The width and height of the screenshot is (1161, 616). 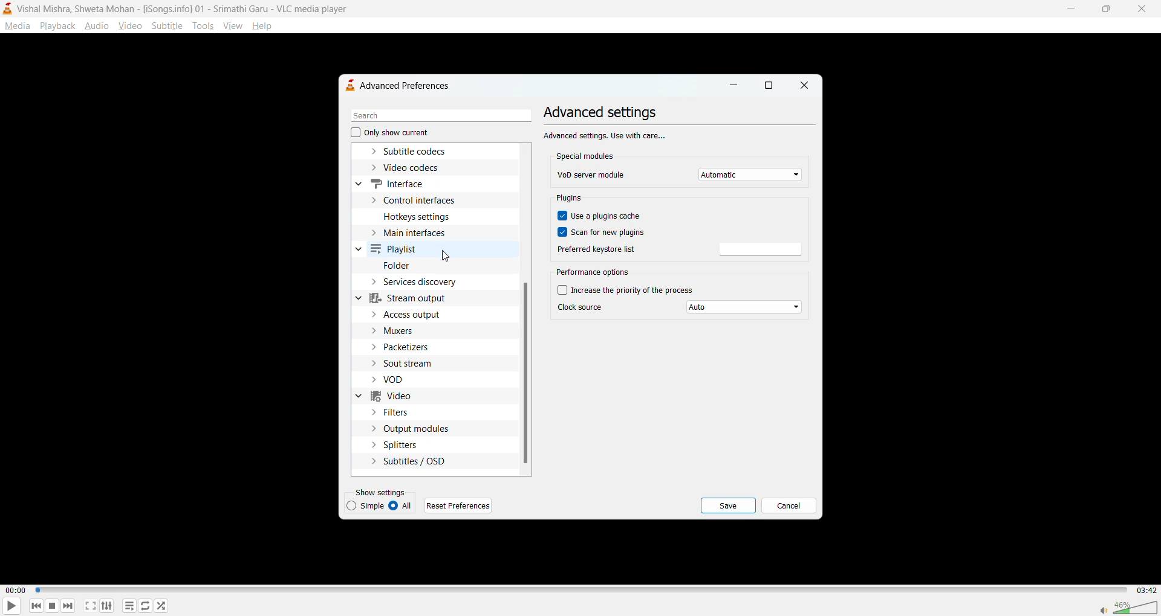 What do you see at coordinates (410, 168) in the screenshot?
I see `video codecs` at bounding box center [410, 168].